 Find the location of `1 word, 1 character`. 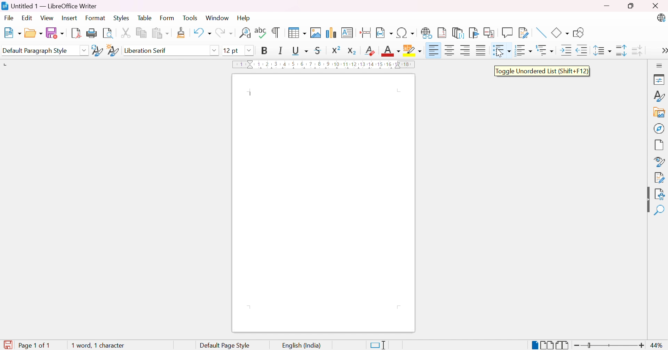

1 word, 1 character is located at coordinates (98, 346).